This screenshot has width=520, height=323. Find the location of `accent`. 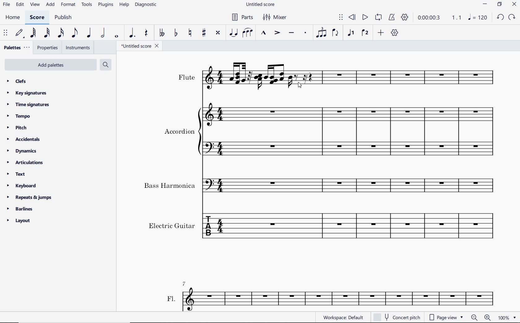

accent is located at coordinates (277, 33).